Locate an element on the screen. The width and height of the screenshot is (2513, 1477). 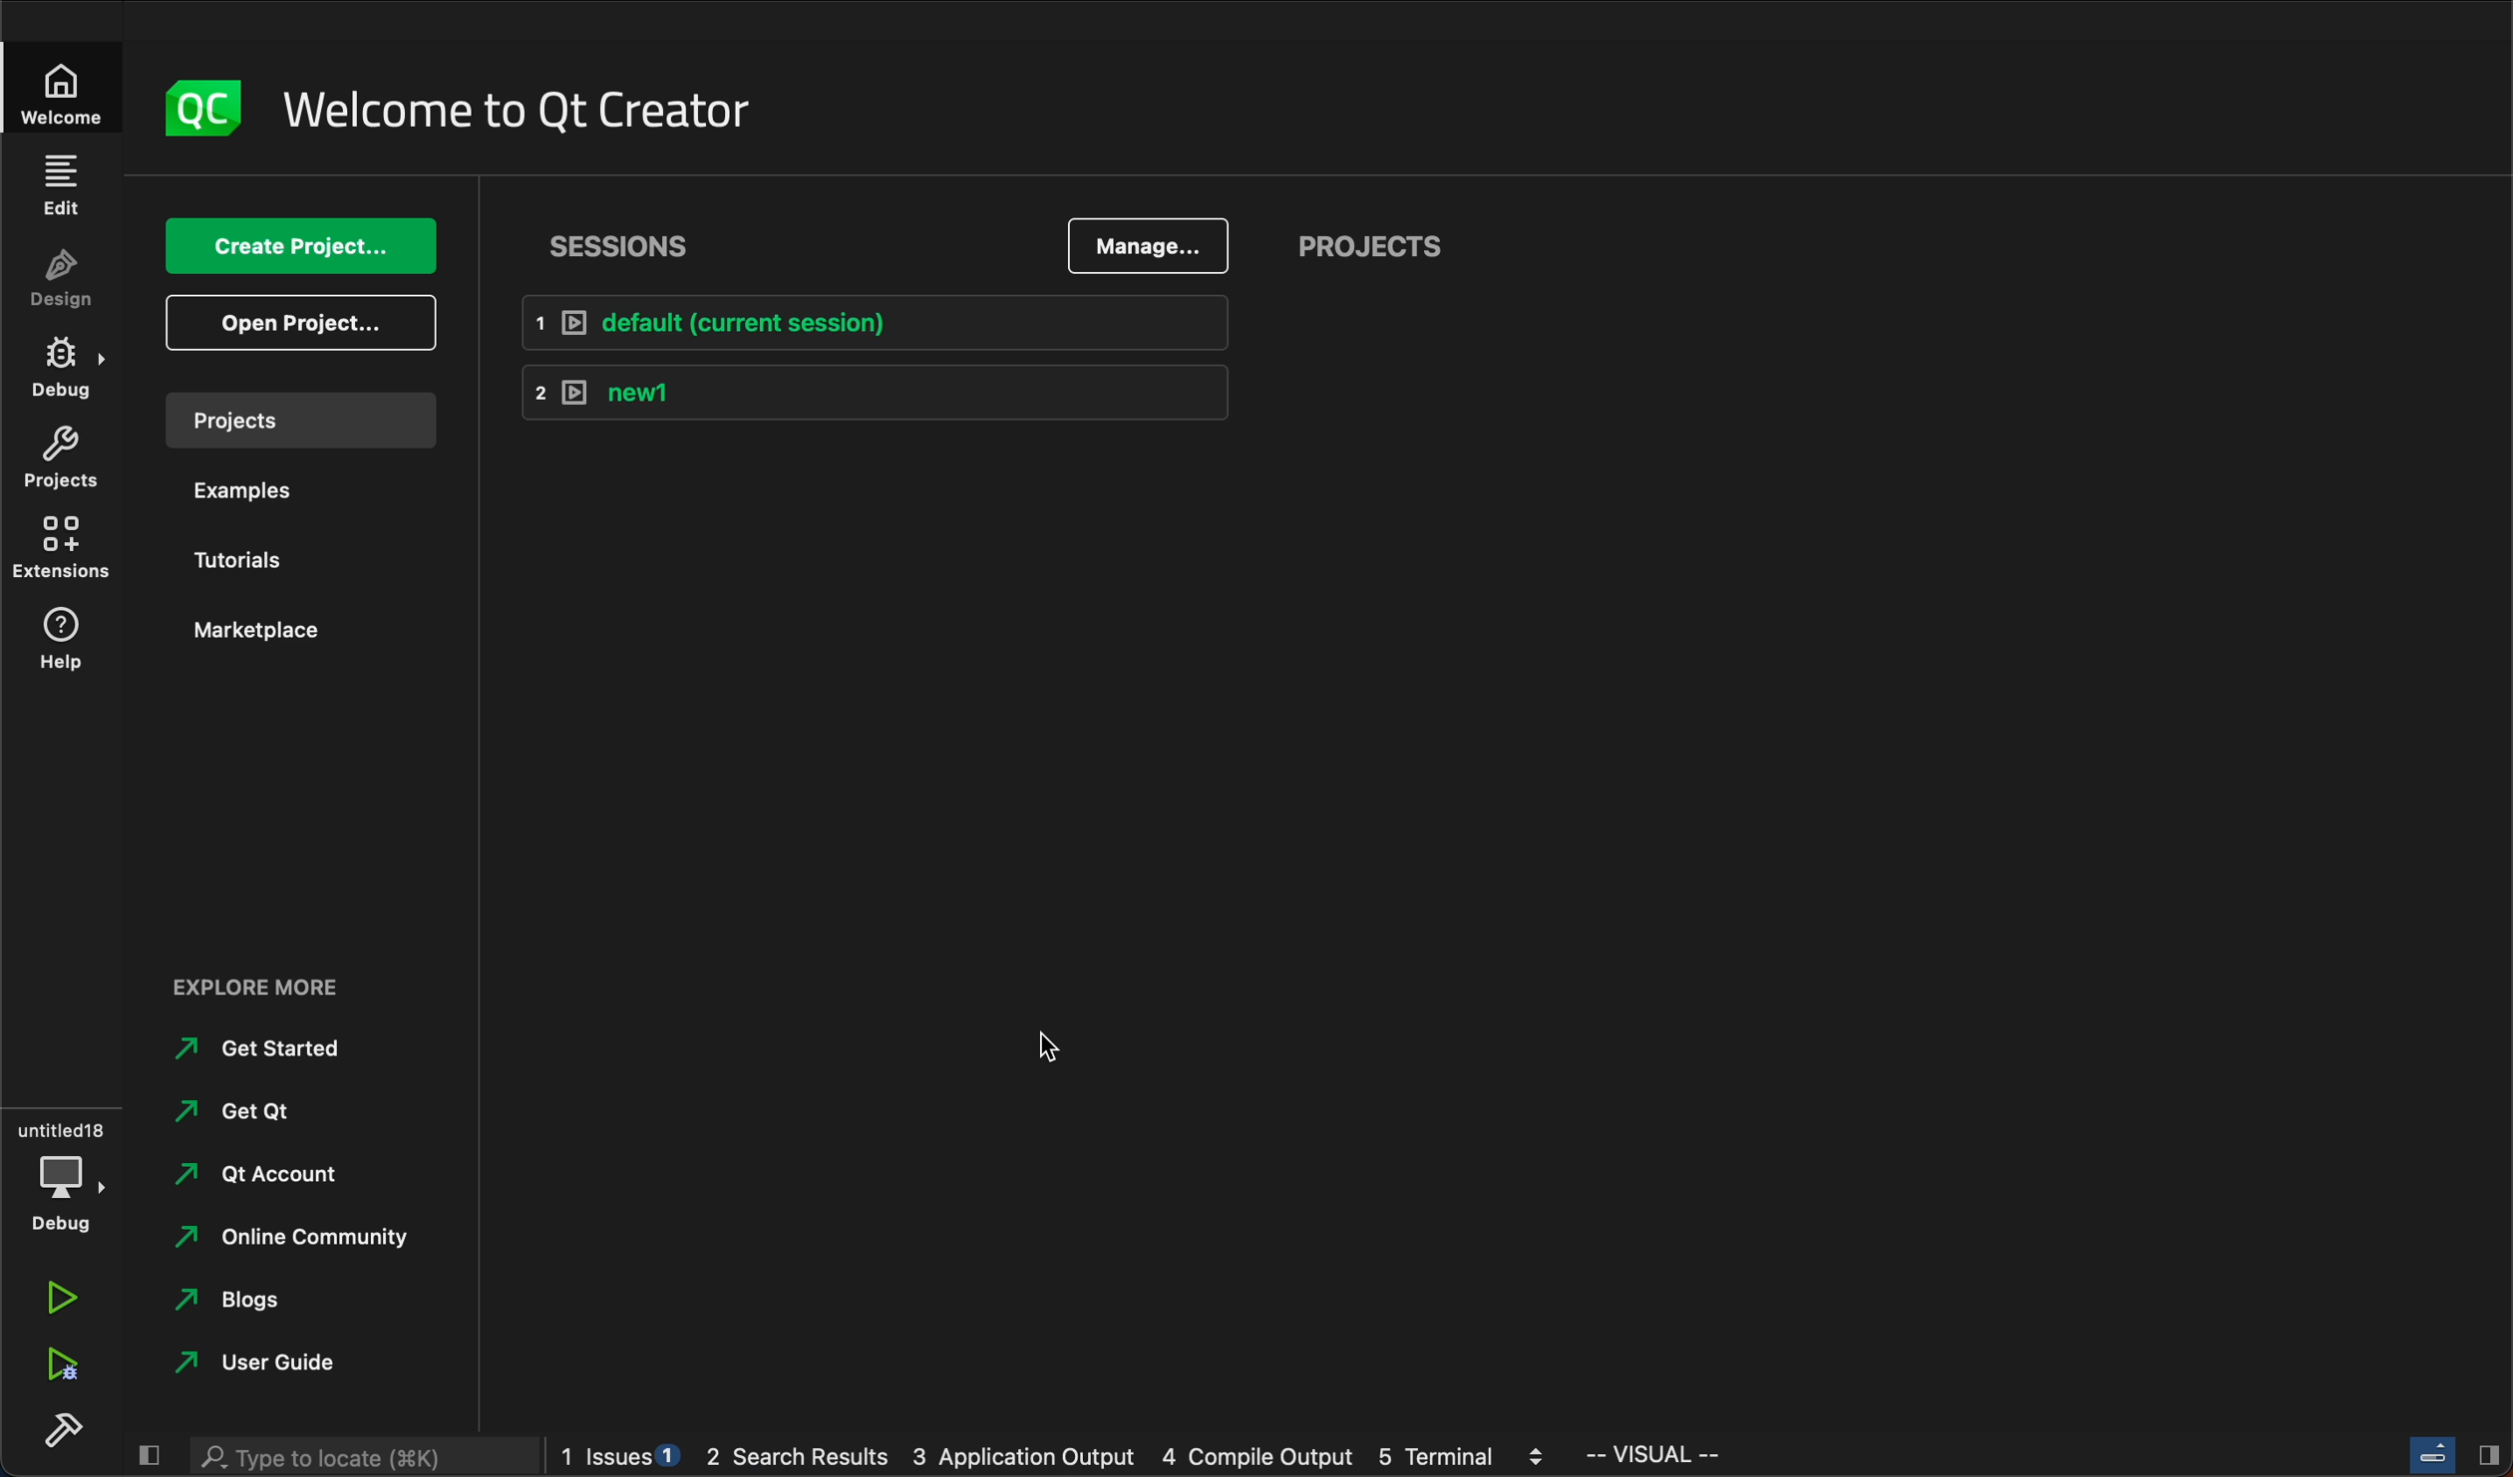
debug is located at coordinates (67, 371).